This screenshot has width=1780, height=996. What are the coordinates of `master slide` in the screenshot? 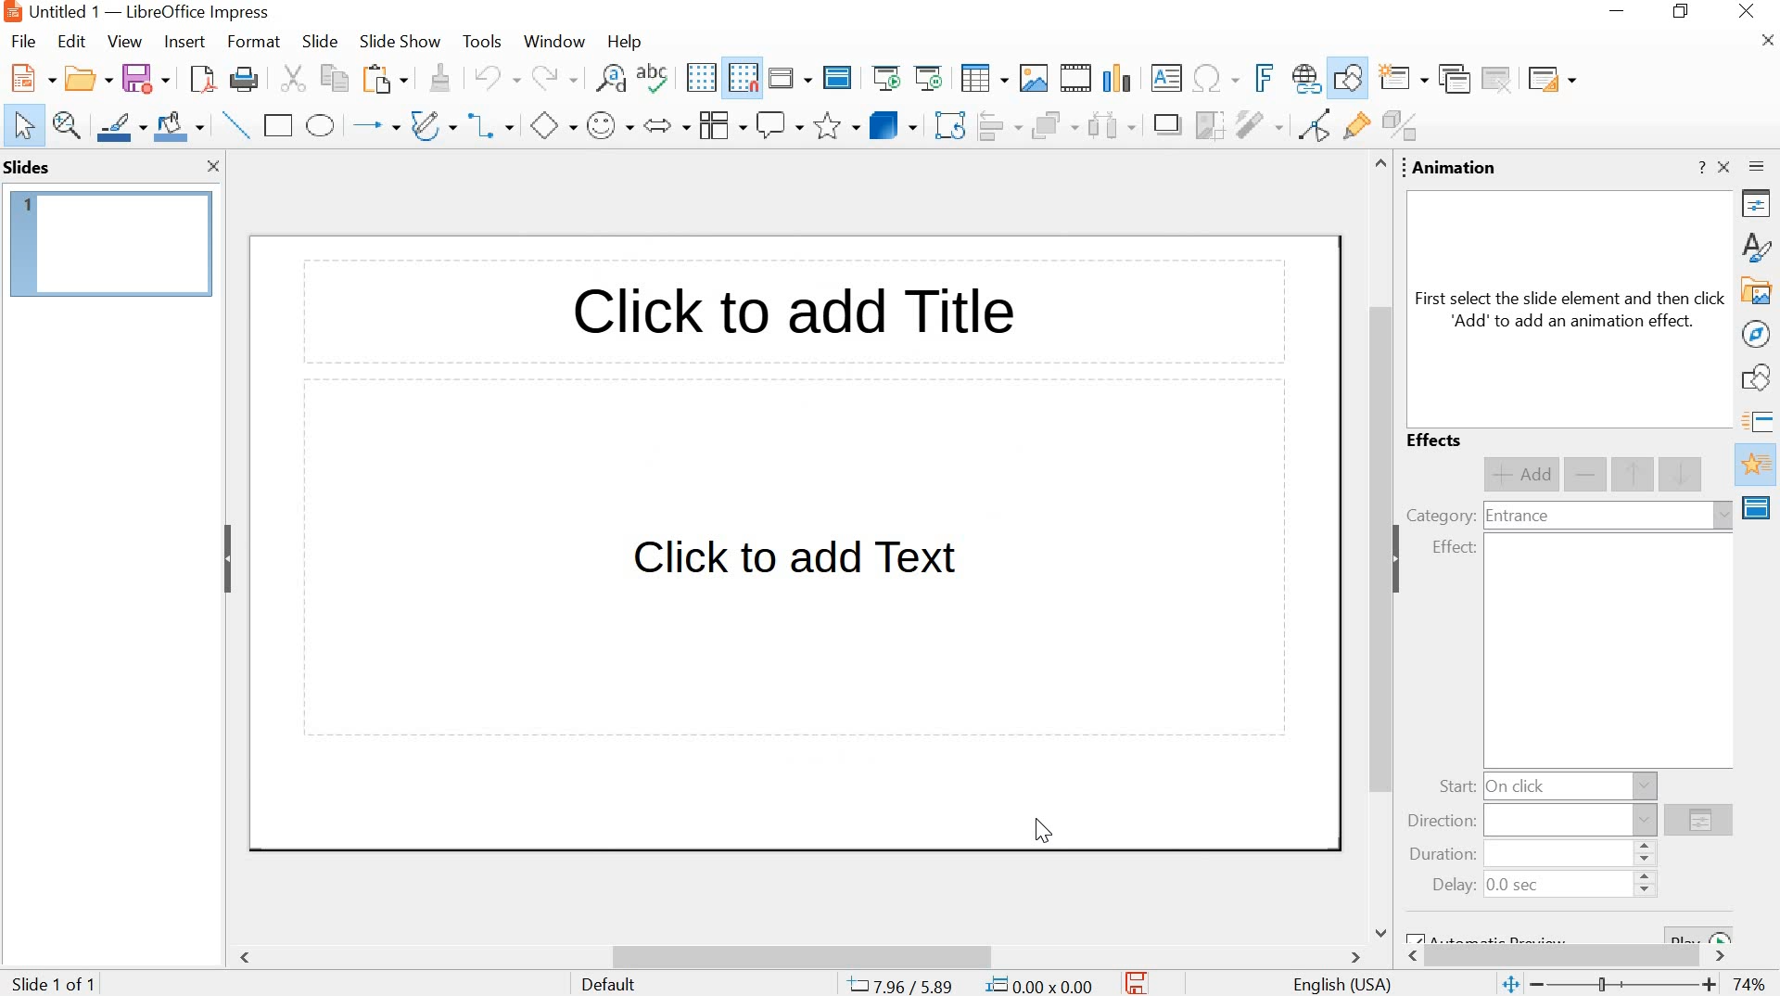 It's located at (837, 79).